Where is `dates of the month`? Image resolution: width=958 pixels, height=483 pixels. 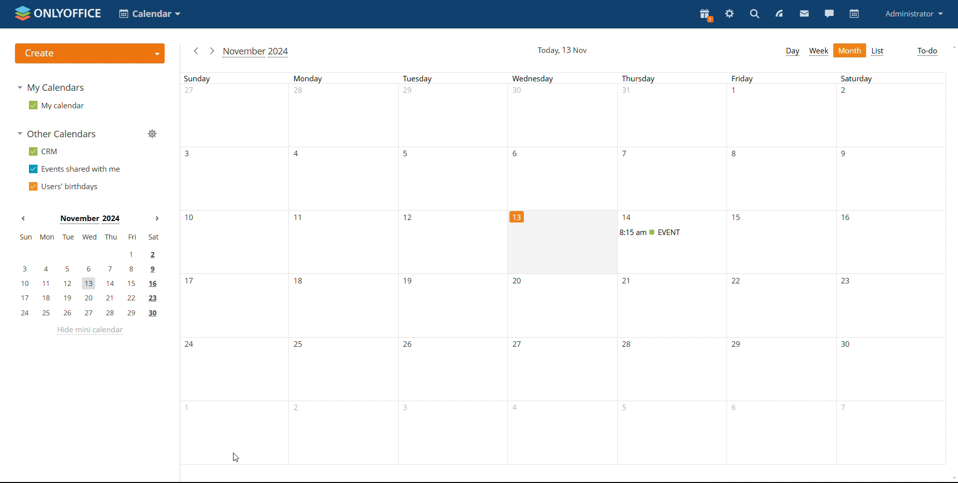
dates of the month is located at coordinates (569, 115).